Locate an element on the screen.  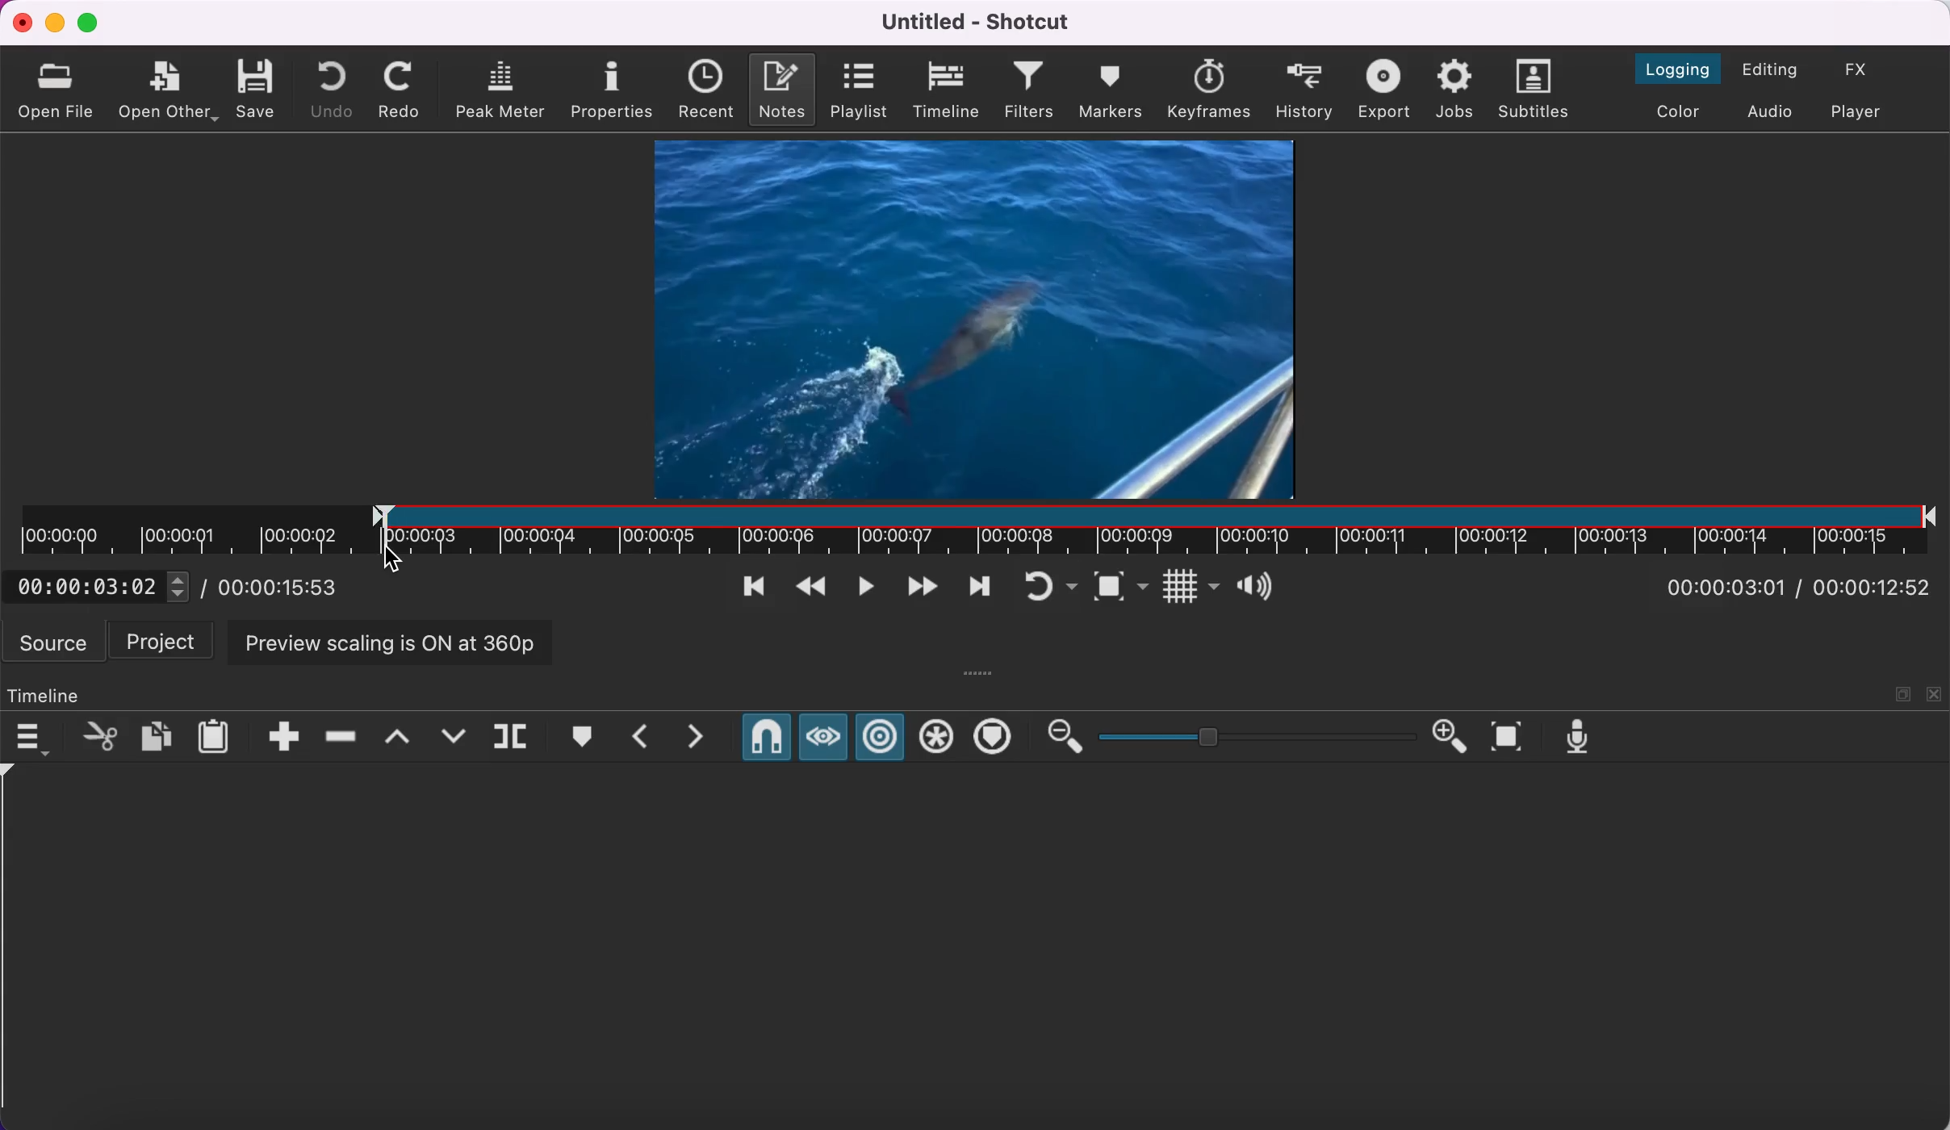
 is located at coordinates (1118, 587).